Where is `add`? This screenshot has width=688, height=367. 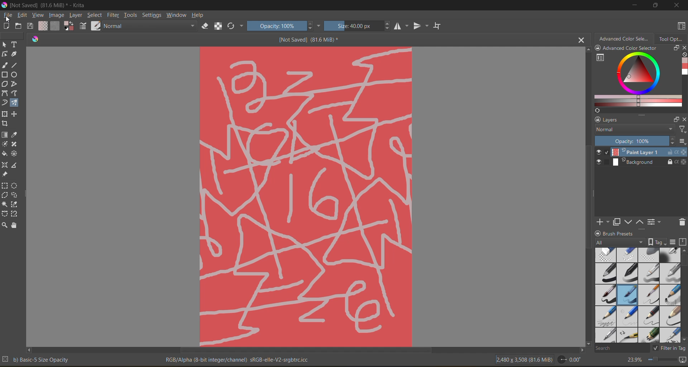 add is located at coordinates (602, 221).